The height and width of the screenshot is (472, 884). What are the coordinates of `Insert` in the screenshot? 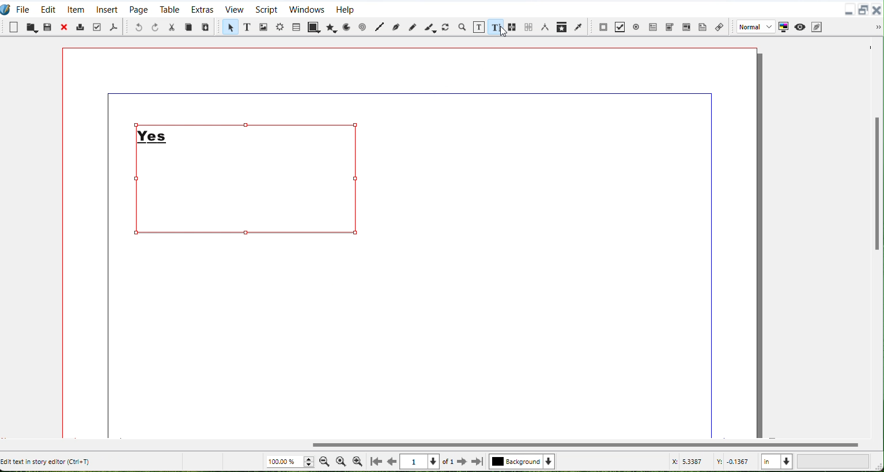 It's located at (107, 9).